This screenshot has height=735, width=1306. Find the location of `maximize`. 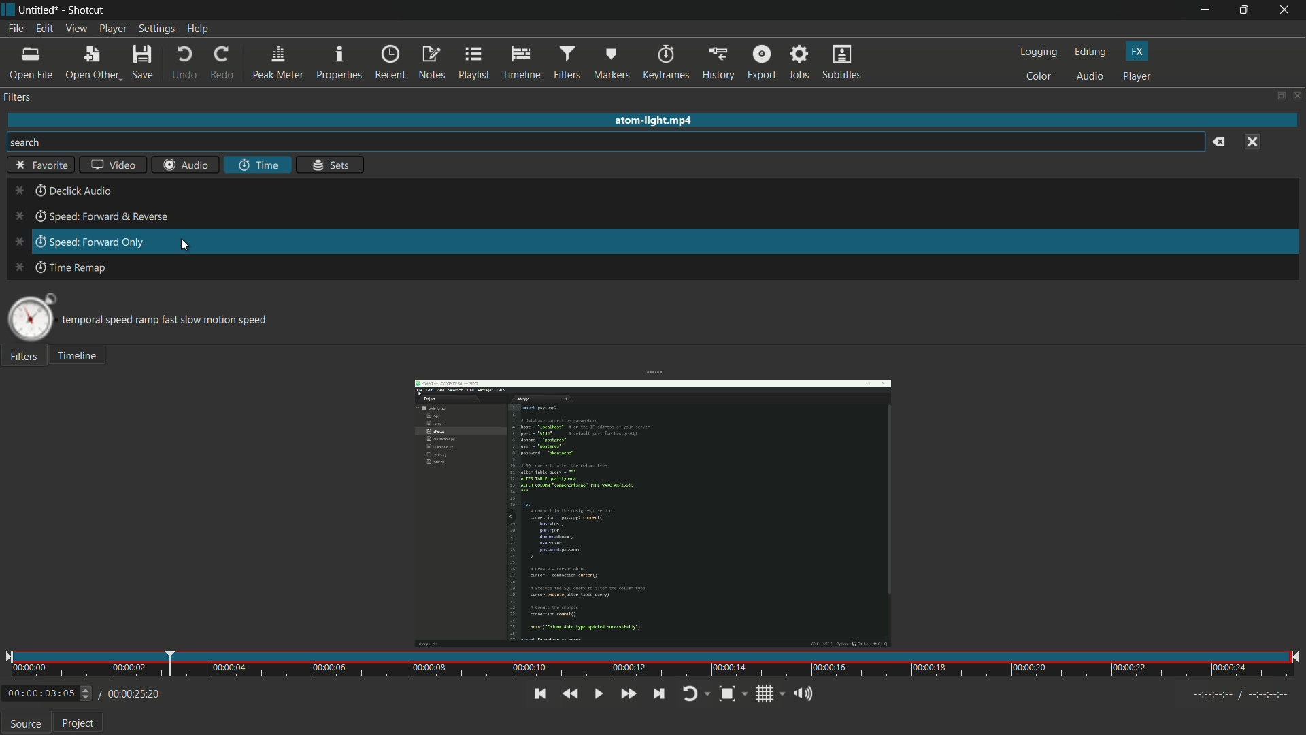

maximize is located at coordinates (1246, 10).